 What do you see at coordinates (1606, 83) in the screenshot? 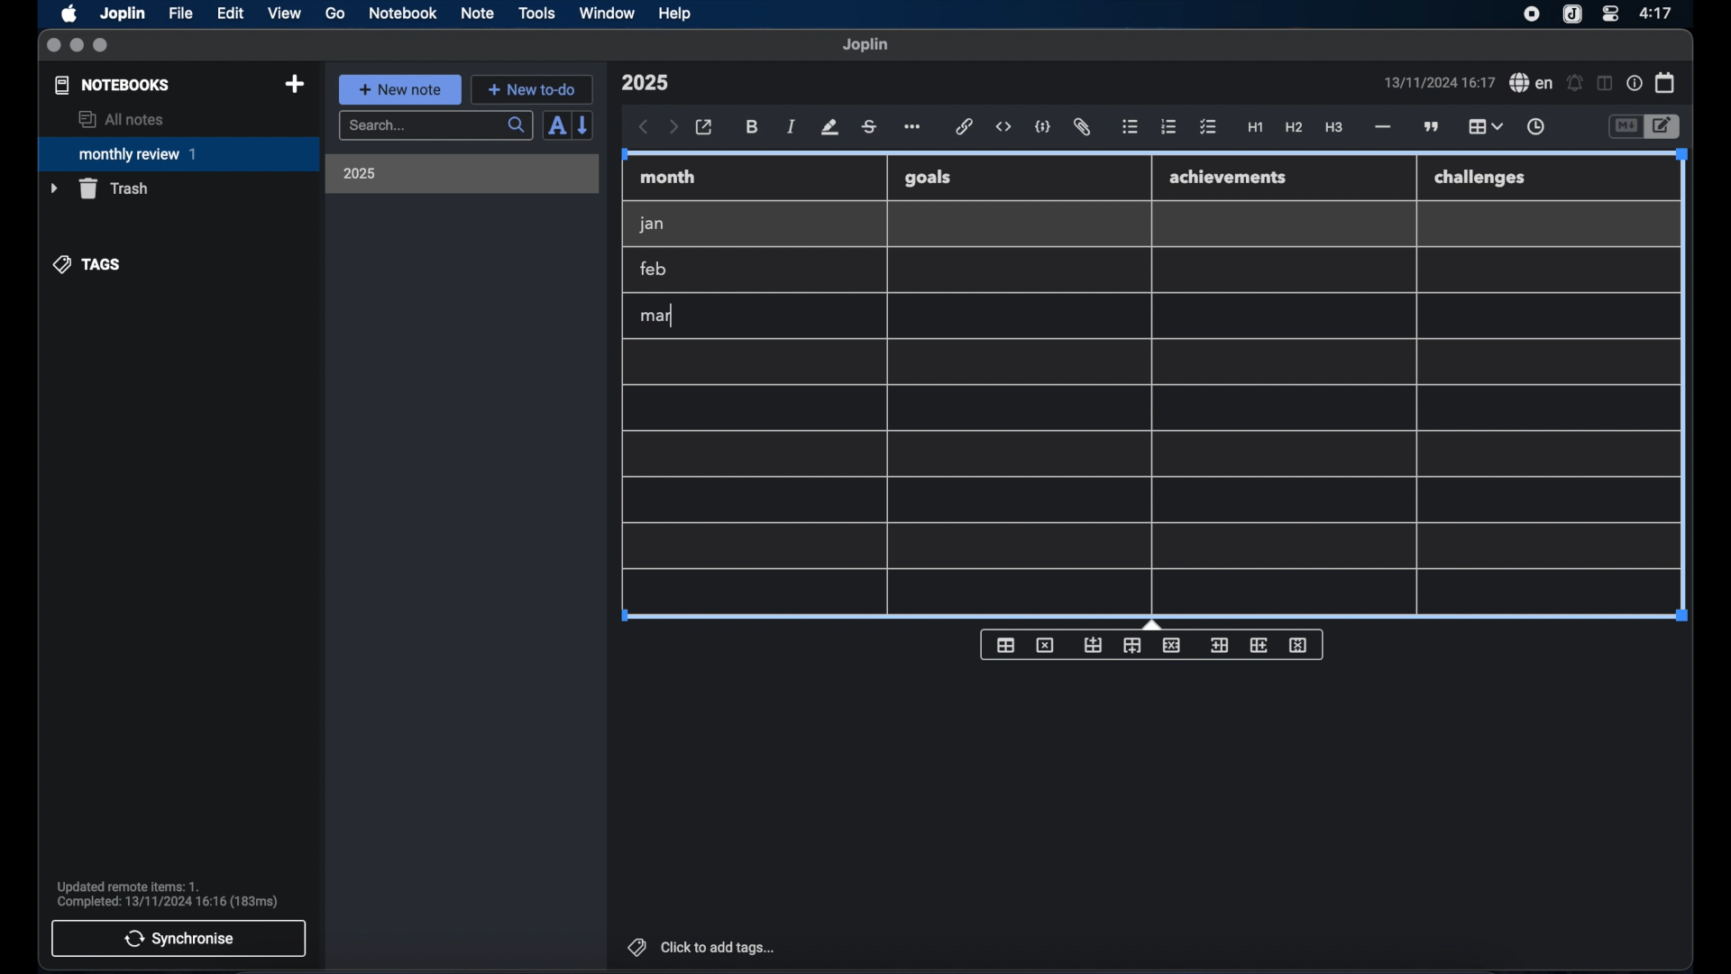
I see `toggle editor layout` at bounding box center [1606, 83].